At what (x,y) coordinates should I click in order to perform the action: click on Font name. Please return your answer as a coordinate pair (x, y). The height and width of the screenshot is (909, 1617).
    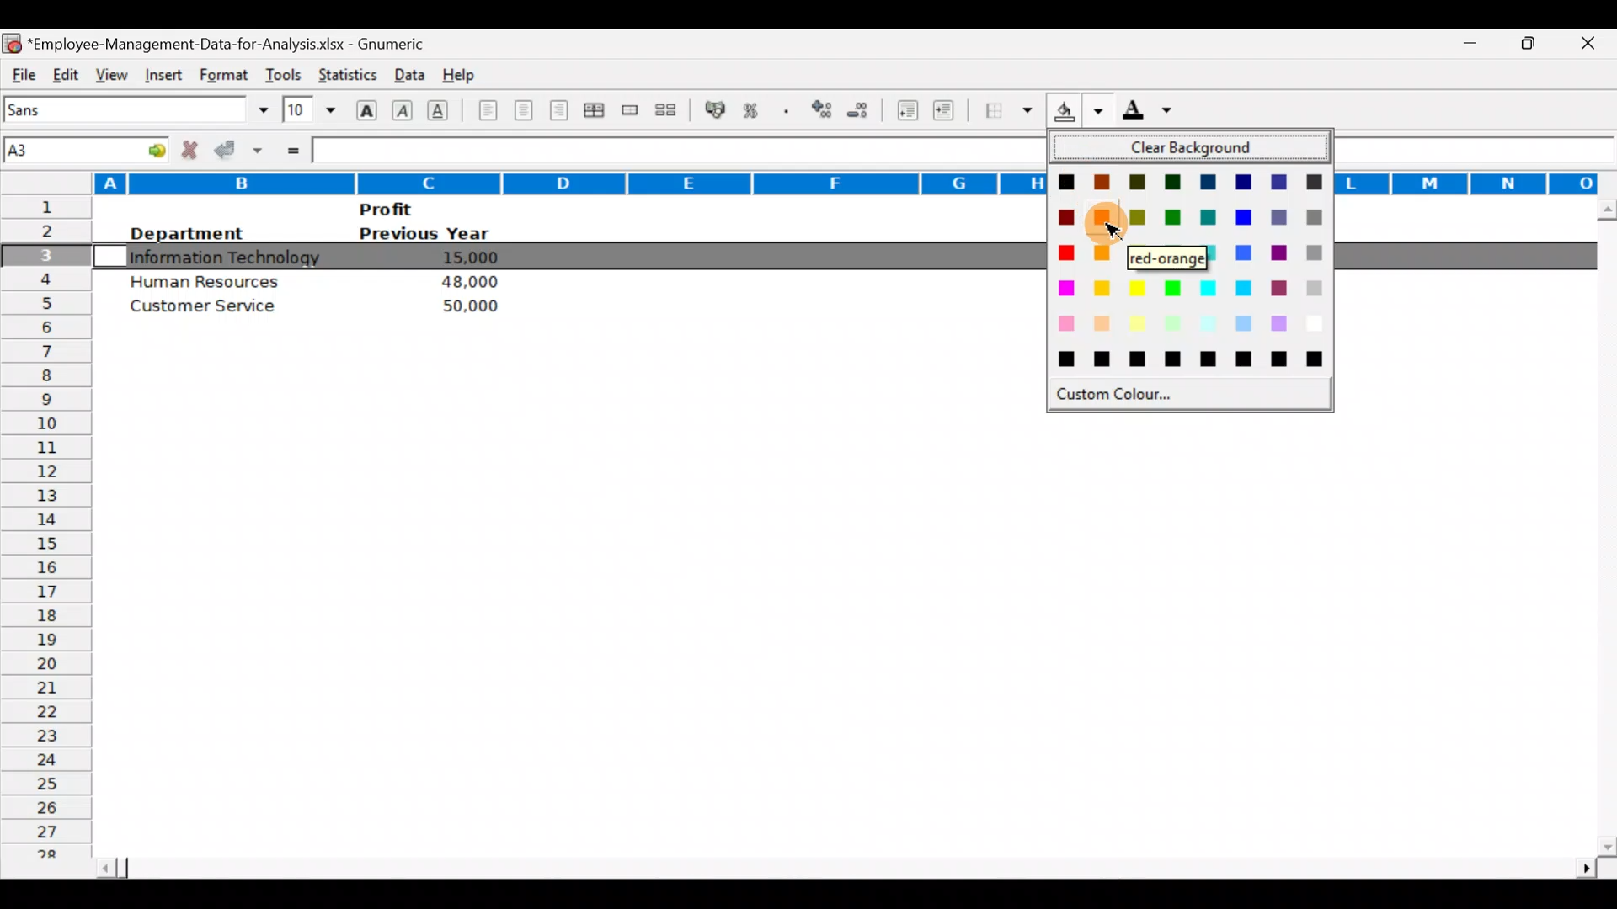
    Looking at the image, I should click on (138, 109).